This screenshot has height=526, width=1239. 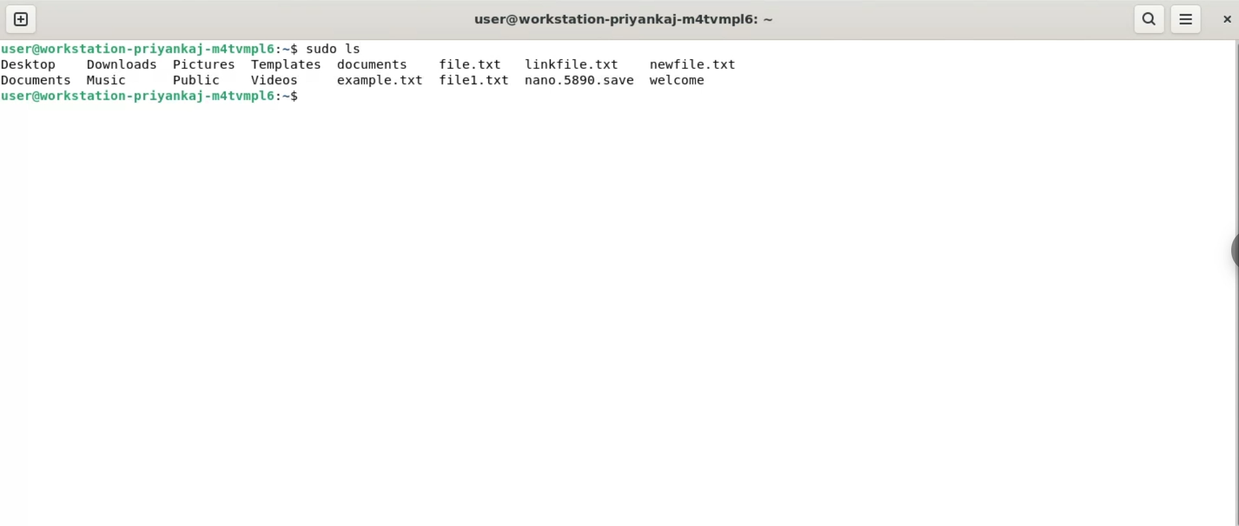 I want to click on pictures, so click(x=205, y=66).